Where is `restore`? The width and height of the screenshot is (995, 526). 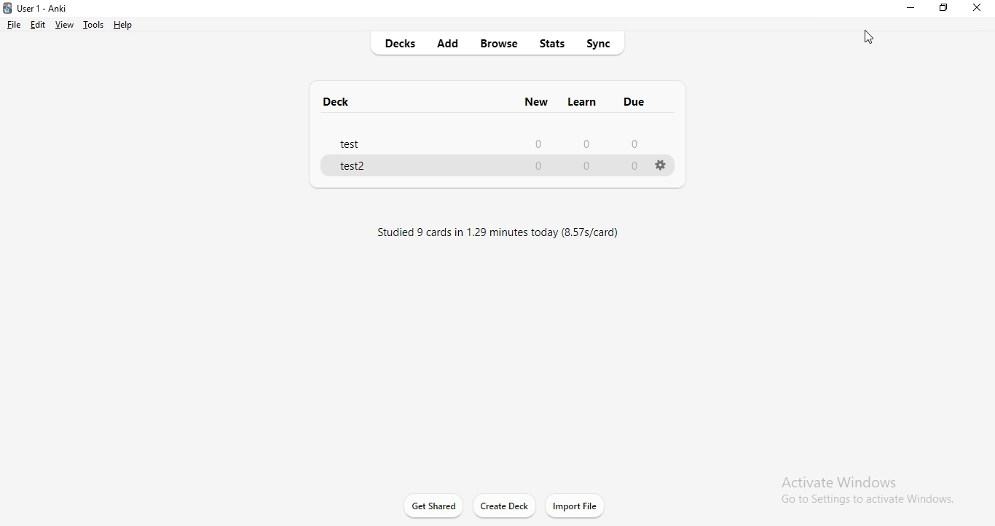 restore is located at coordinates (945, 9).